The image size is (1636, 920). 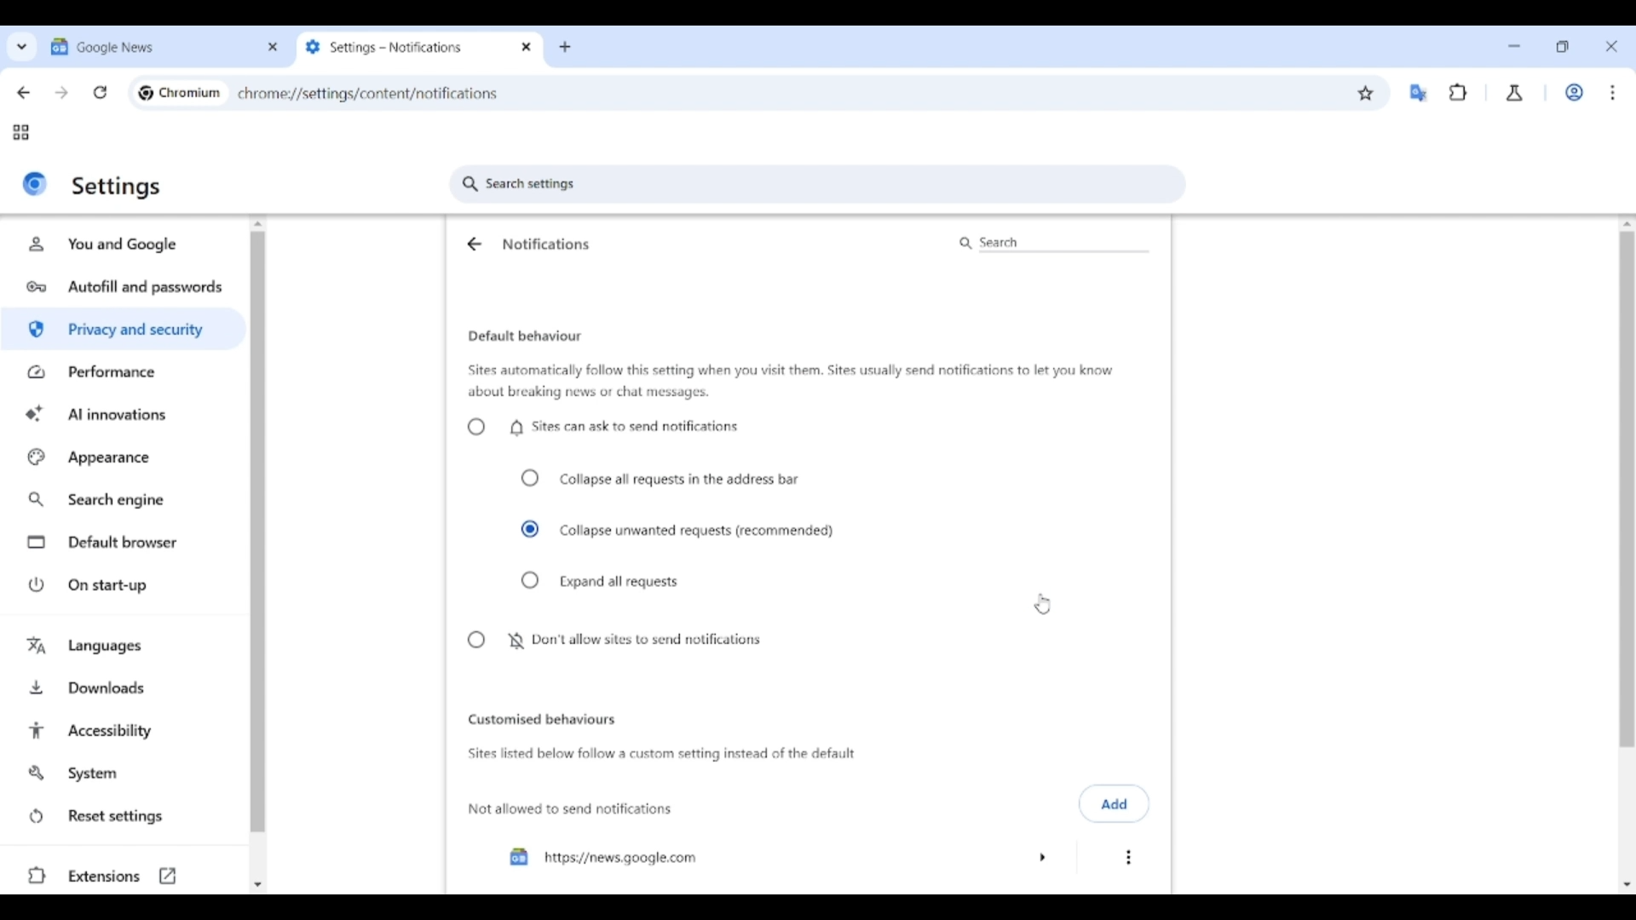 I want to click on Downloads, so click(x=125, y=686).